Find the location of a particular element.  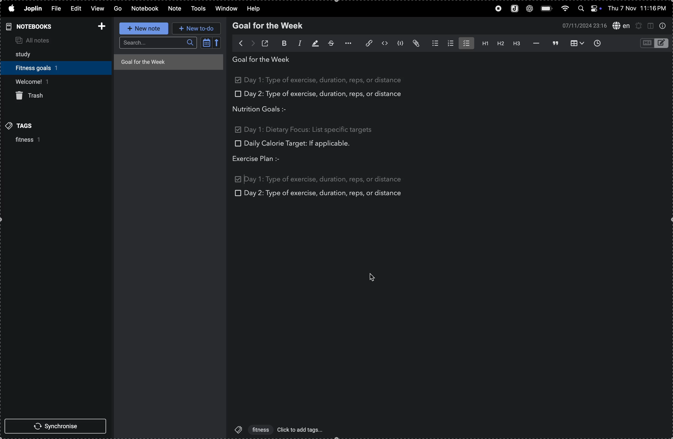

black quote is located at coordinates (555, 43).